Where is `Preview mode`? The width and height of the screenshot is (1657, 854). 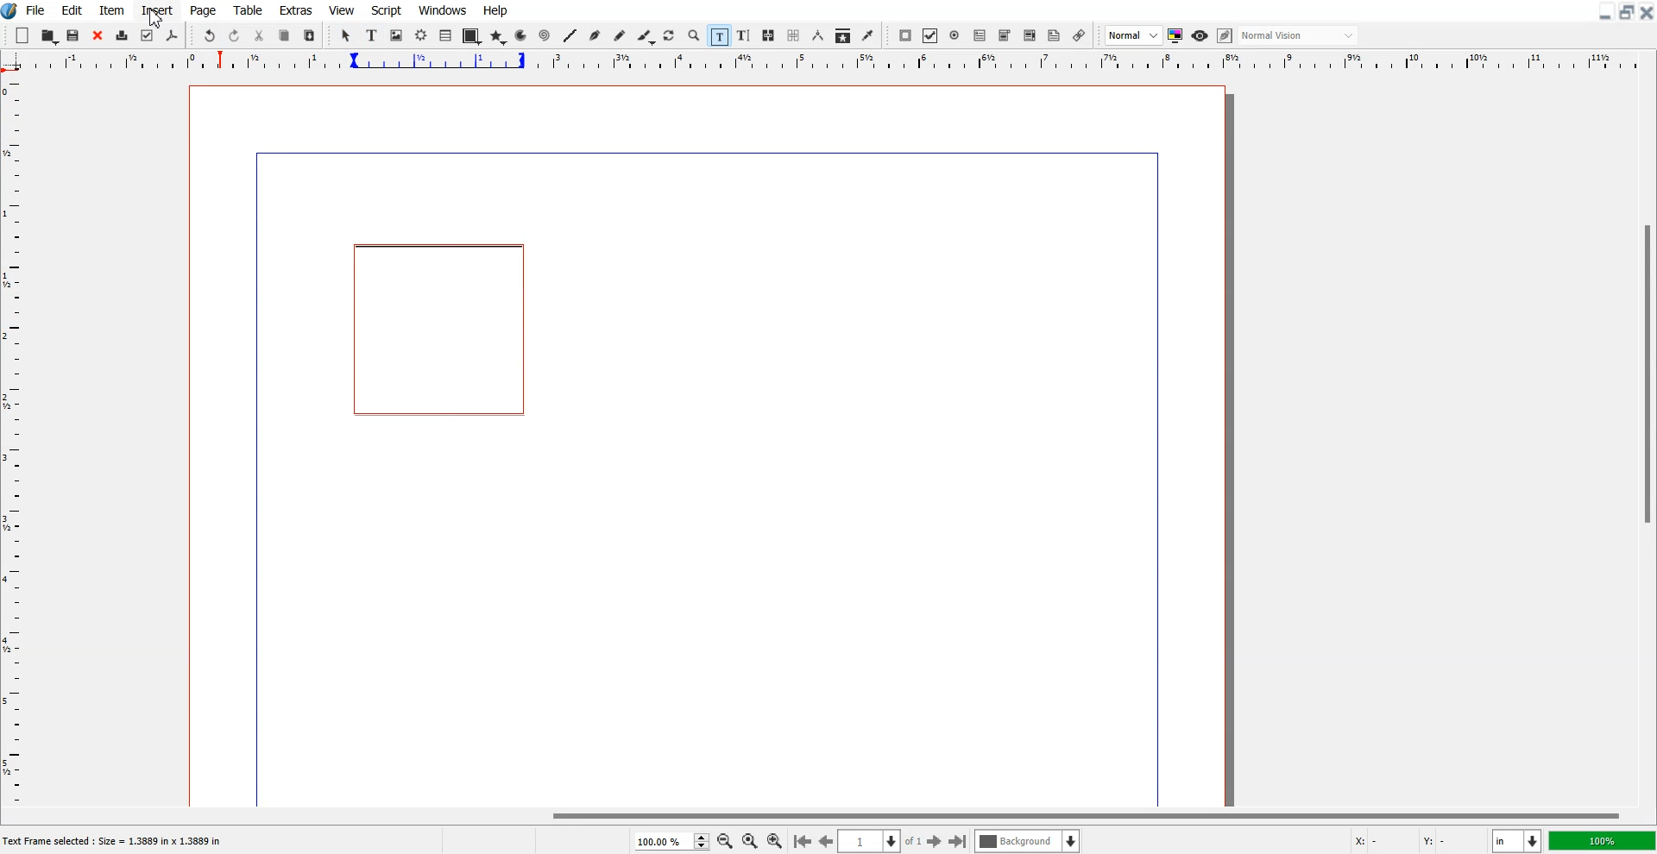 Preview mode is located at coordinates (1200, 35).